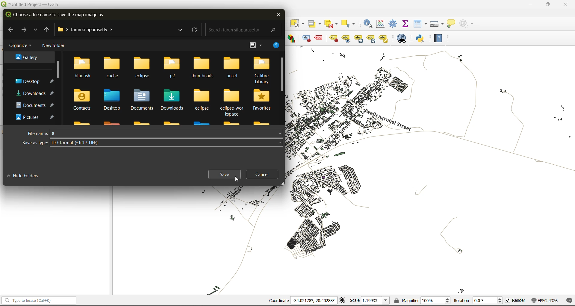  What do you see at coordinates (422, 300) in the screenshot?
I see `magnifier` at bounding box center [422, 300].